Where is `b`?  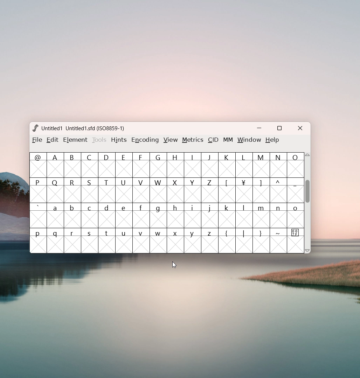
b is located at coordinates (73, 216).